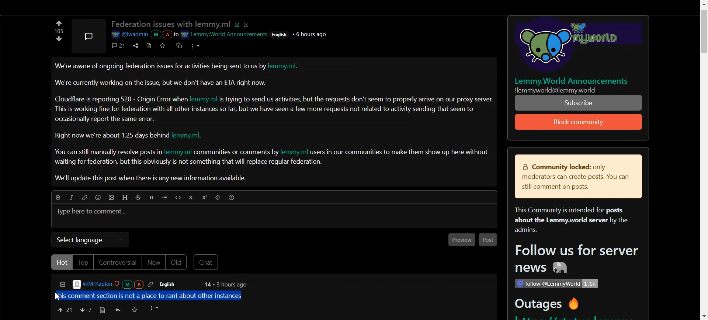 The width and height of the screenshot is (708, 320). I want to click on Top, so click(83, 262).